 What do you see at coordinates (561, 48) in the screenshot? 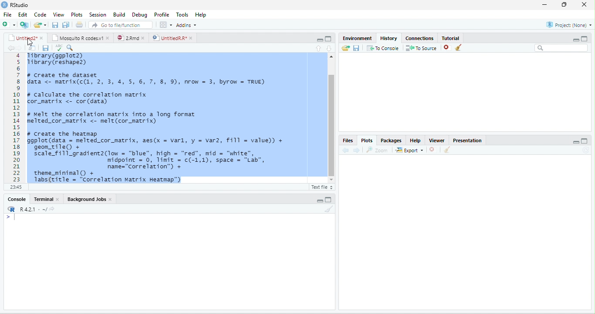
I see `search bar` at bounding box center [561, 48].